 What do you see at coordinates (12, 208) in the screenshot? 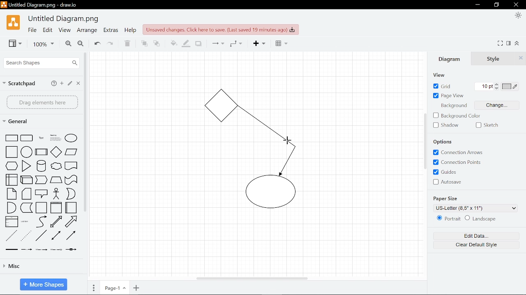
I see `shape` at bounding box center [12, 208].